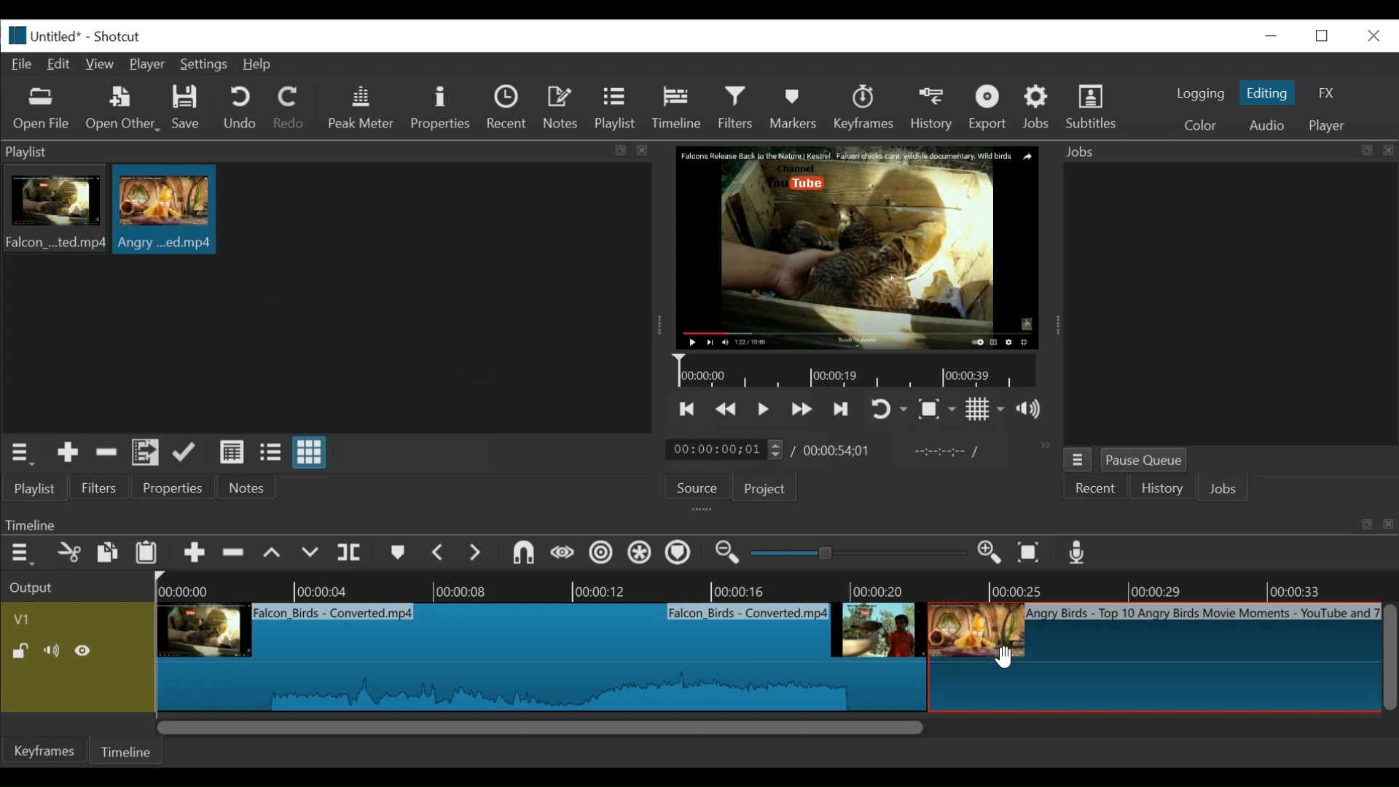 Image resolution: width=1399 pixels, height=787 pixels. What do you see at coordinates (274, 555) in the screenshot?
I see `lift` at bounding box center [274, 555].